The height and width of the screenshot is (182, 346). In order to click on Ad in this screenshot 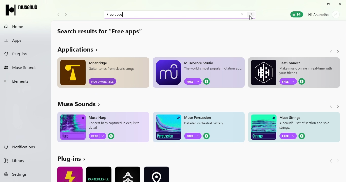, I will do `click(128, 174)`.